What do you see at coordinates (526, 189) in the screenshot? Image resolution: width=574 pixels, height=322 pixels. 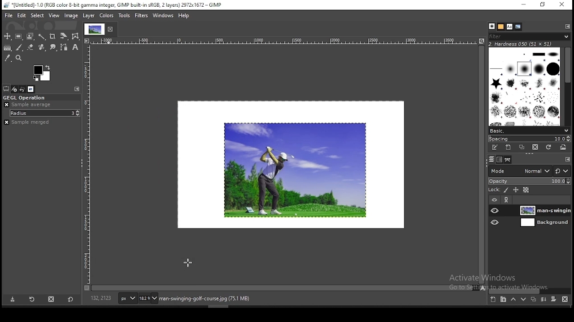 I see `lock alpha channel` at bounding box center [526, 189].